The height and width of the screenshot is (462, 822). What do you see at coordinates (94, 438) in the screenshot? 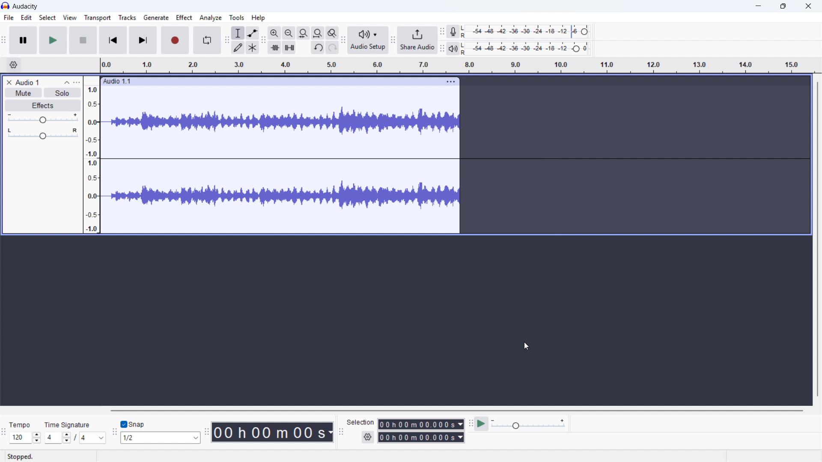
I see `Set time signature ` at bounding box center [94, 438].